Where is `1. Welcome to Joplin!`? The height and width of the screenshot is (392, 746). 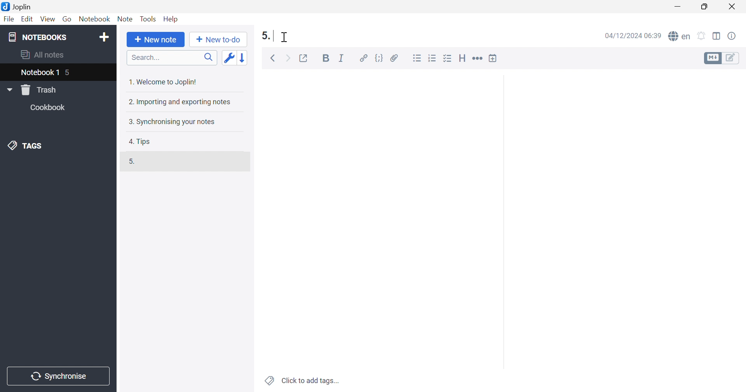
1. Welcome to Joplin! is located at coordinates (164, 81).